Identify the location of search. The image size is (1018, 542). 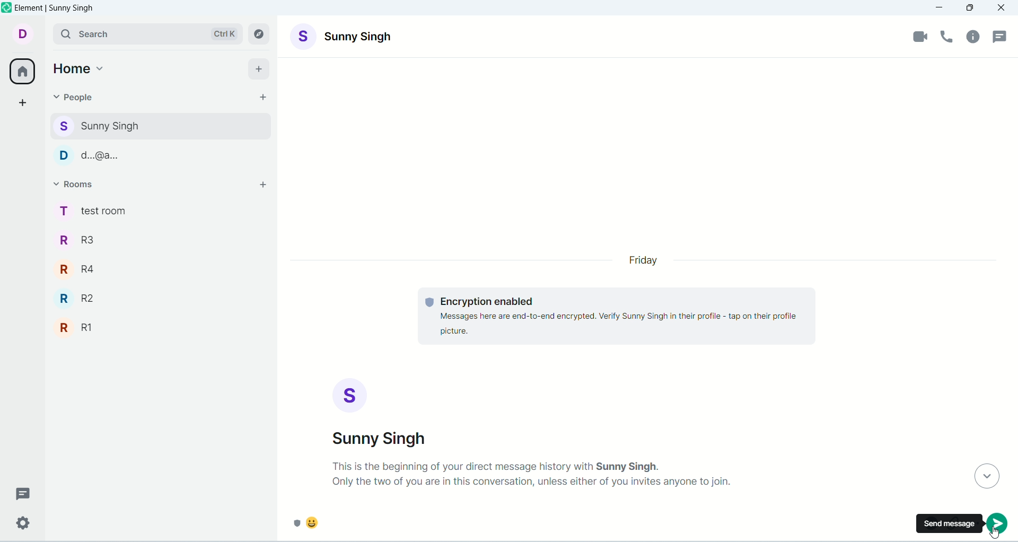
(147, 33).